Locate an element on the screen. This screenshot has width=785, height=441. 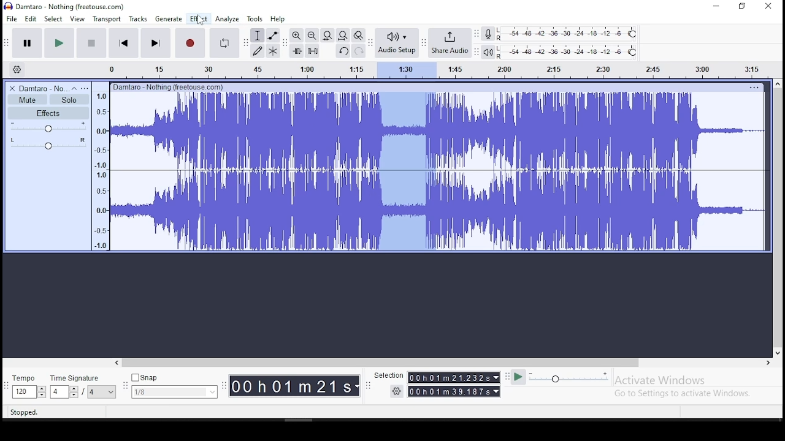
drop down is located at coordinates (211, 392).